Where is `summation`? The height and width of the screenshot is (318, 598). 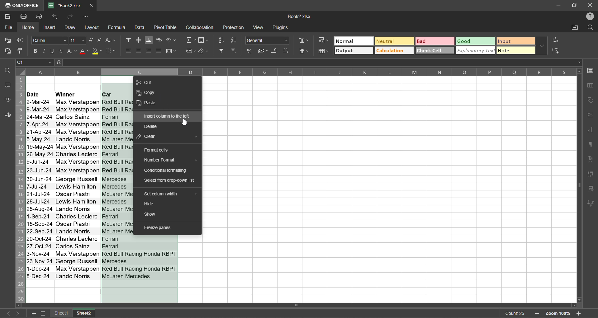 summation is located at coordinates (190, 41).